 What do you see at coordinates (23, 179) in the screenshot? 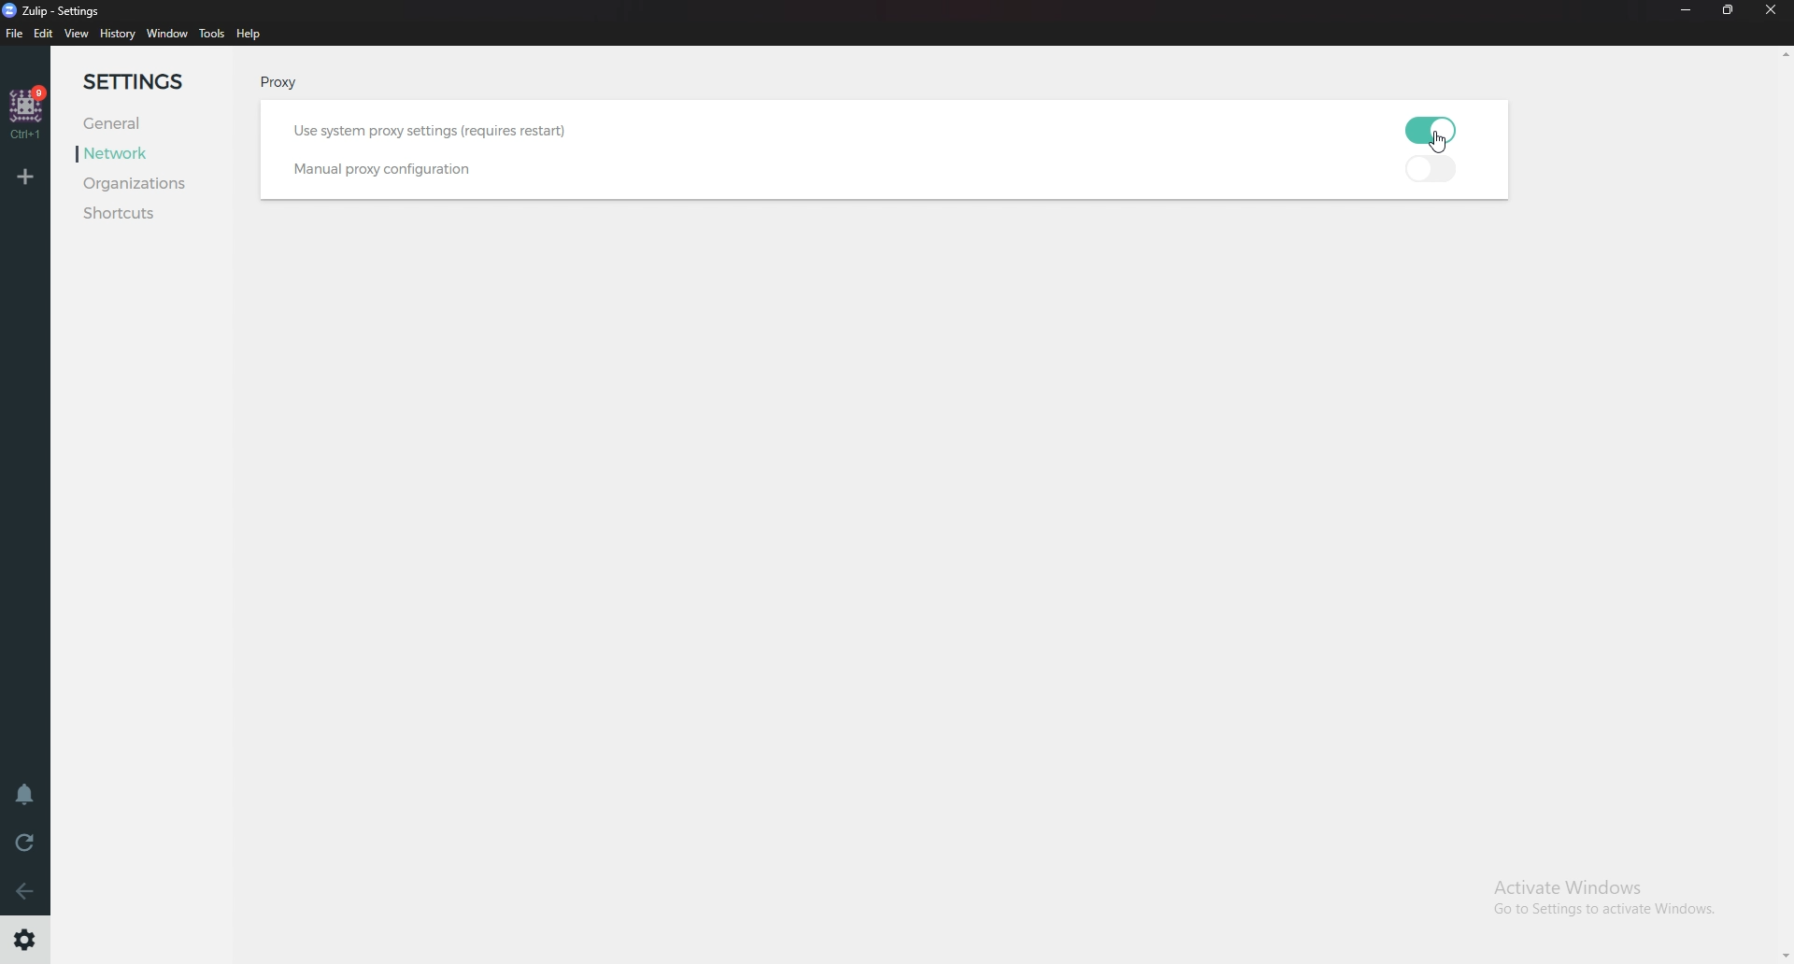
I see `add organization` at bounding box center [23, 179].